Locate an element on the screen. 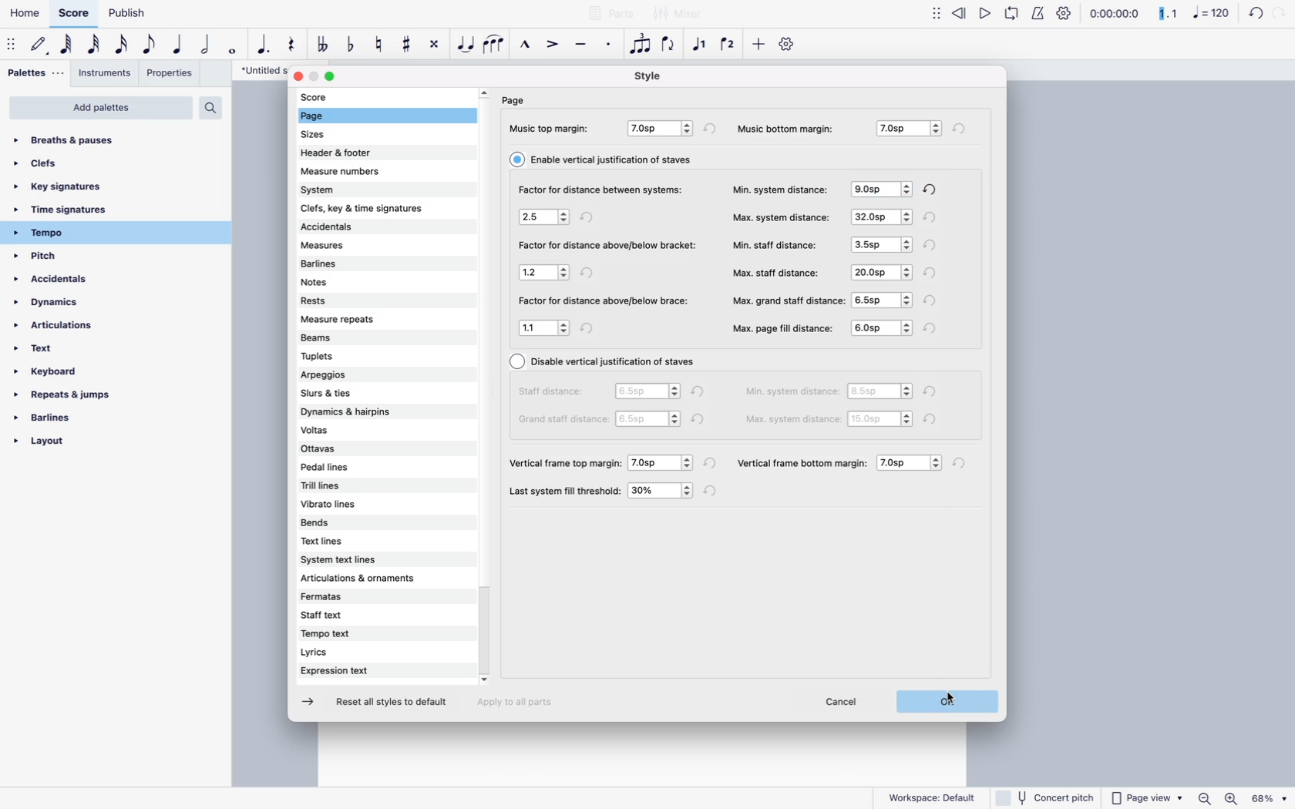 The image size is (1295, 809). max system distance is located at coordinates (781, 216).